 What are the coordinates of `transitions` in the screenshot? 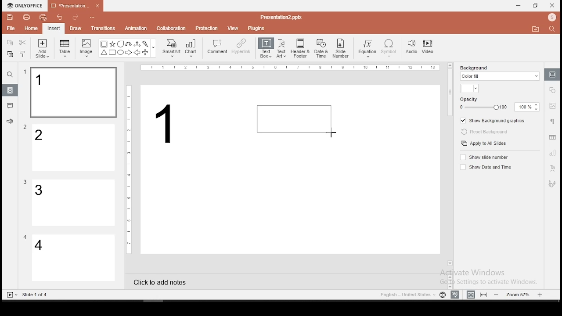 It's located at (103, 28).